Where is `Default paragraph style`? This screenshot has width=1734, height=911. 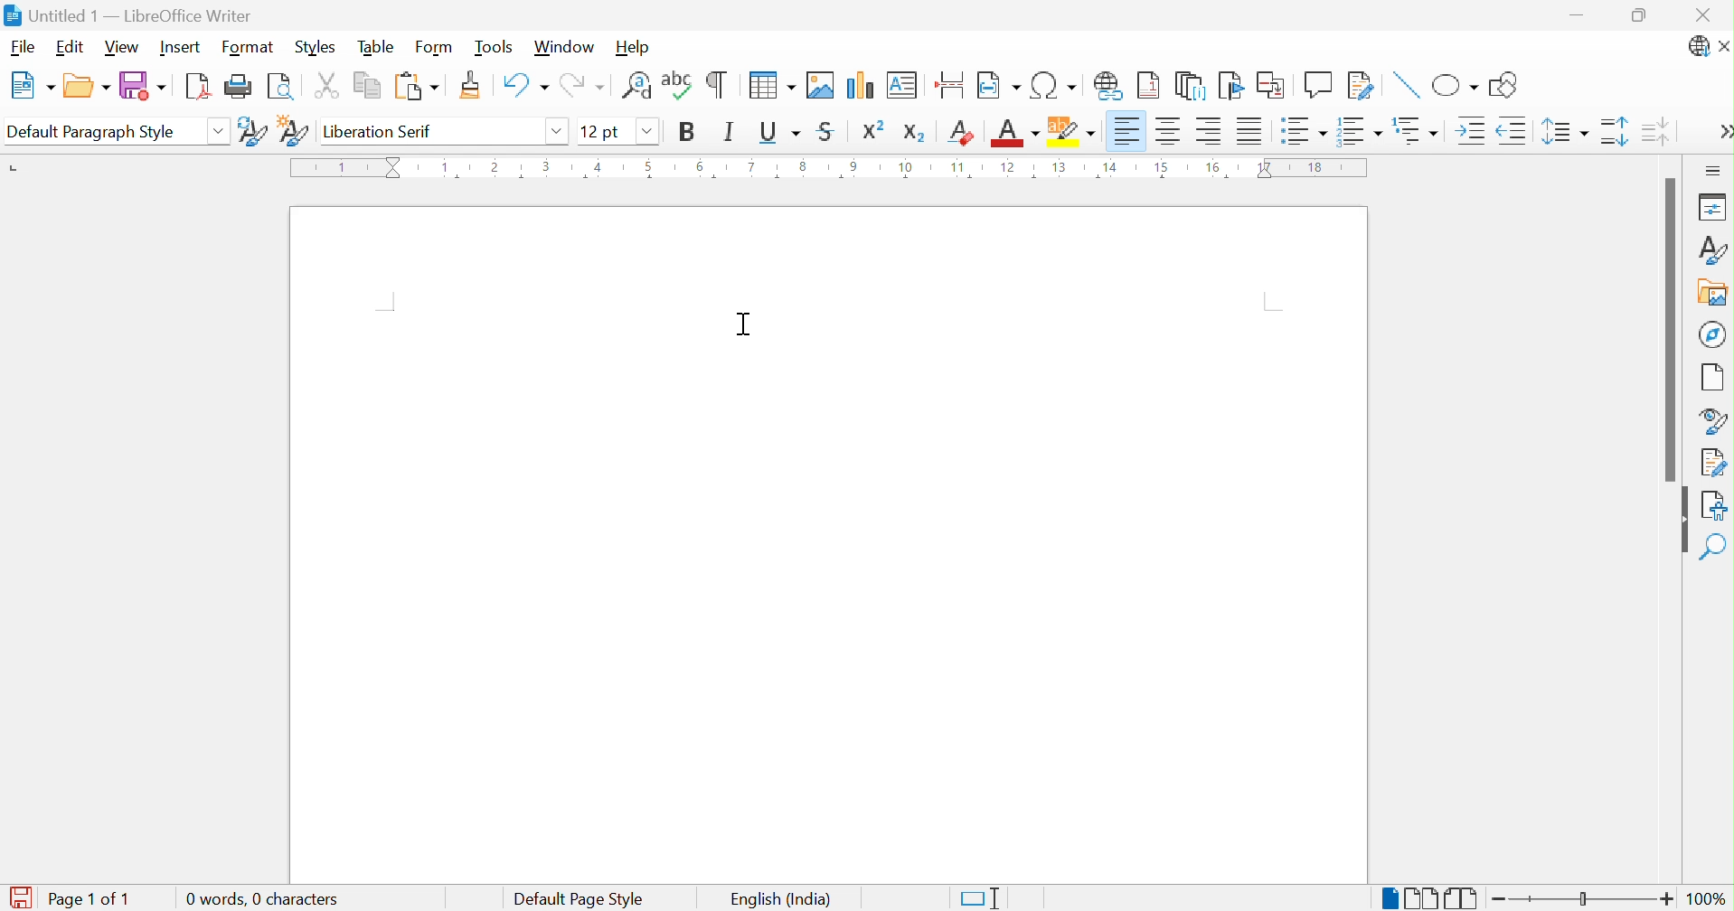
Default paragraph style is located at coordinates (93, 133).